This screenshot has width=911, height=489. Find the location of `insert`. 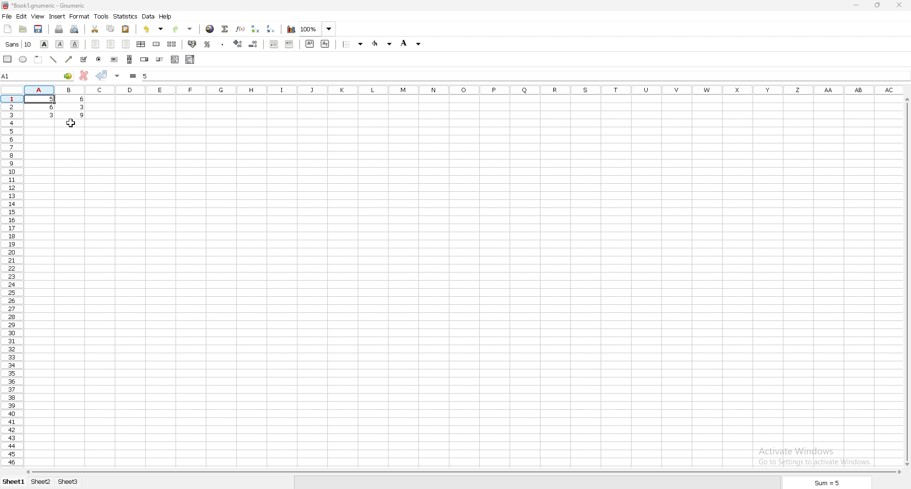

insert is located at coordinates (56, 17).